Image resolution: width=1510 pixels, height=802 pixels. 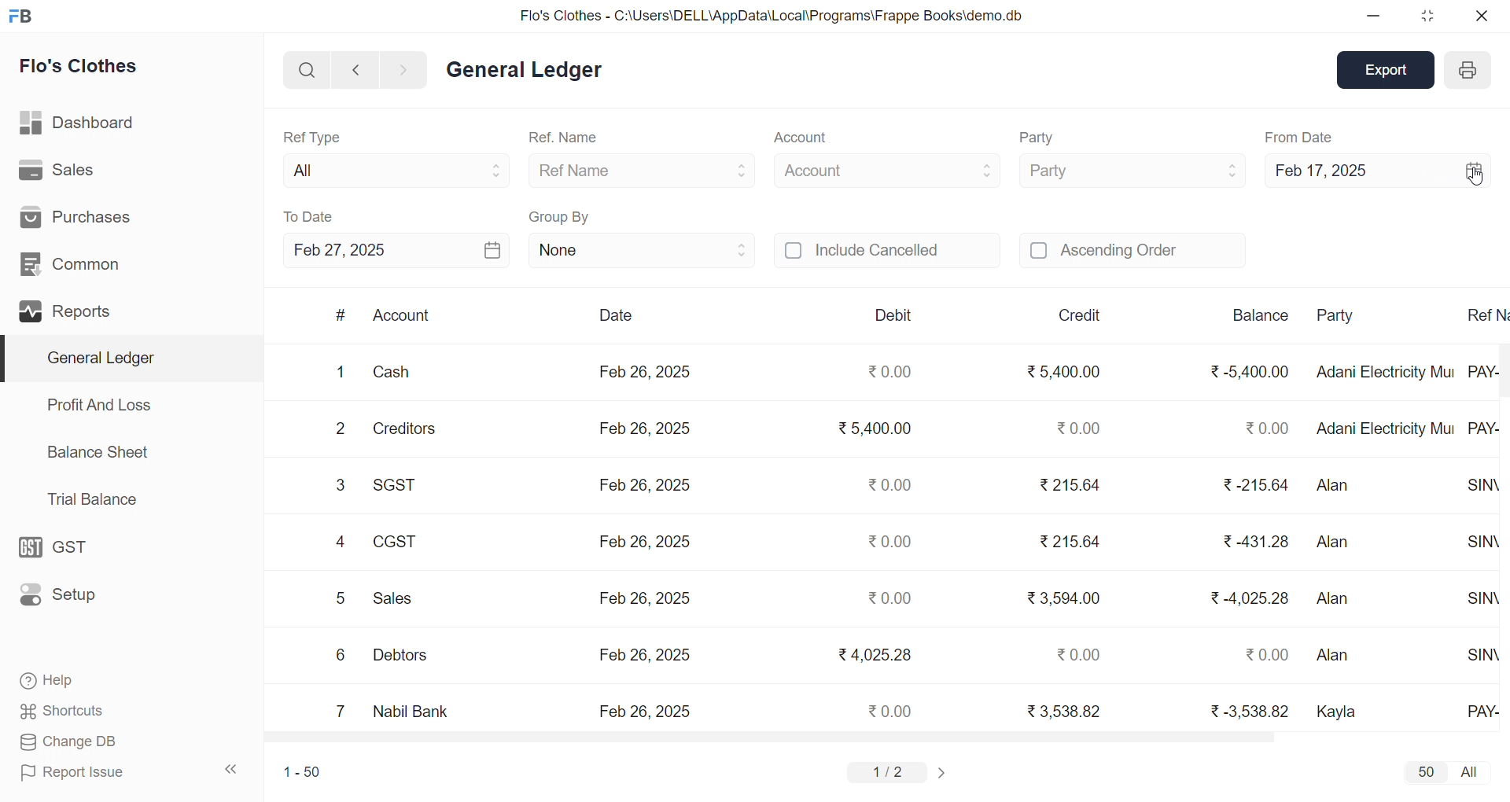 I want to click on Change DB, so click(x=66, y=741).